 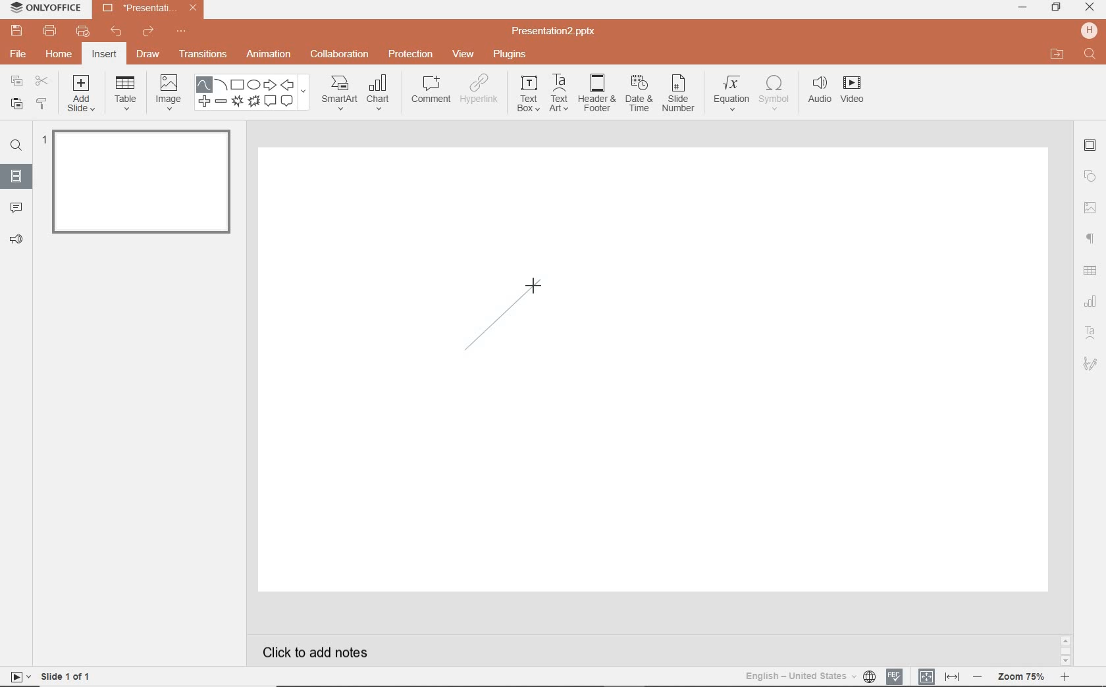 I want to click on MINIMIZE, so click(x=1022, y=8).